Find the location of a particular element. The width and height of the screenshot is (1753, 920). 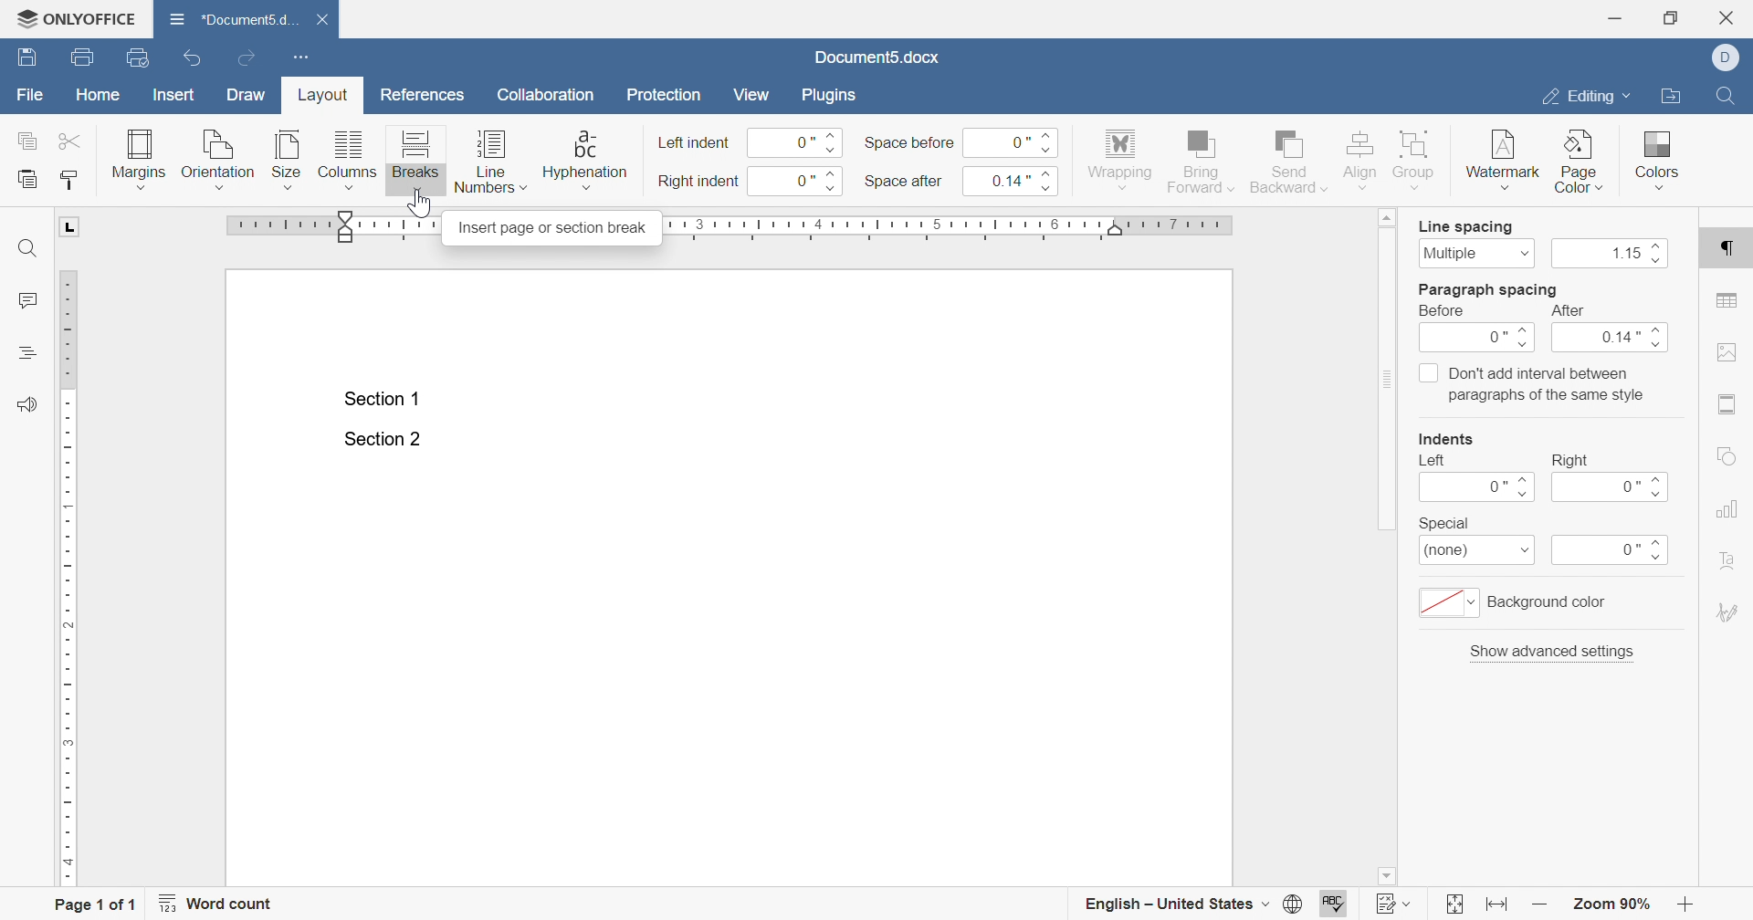

0 is located at coordinates (801, 182).